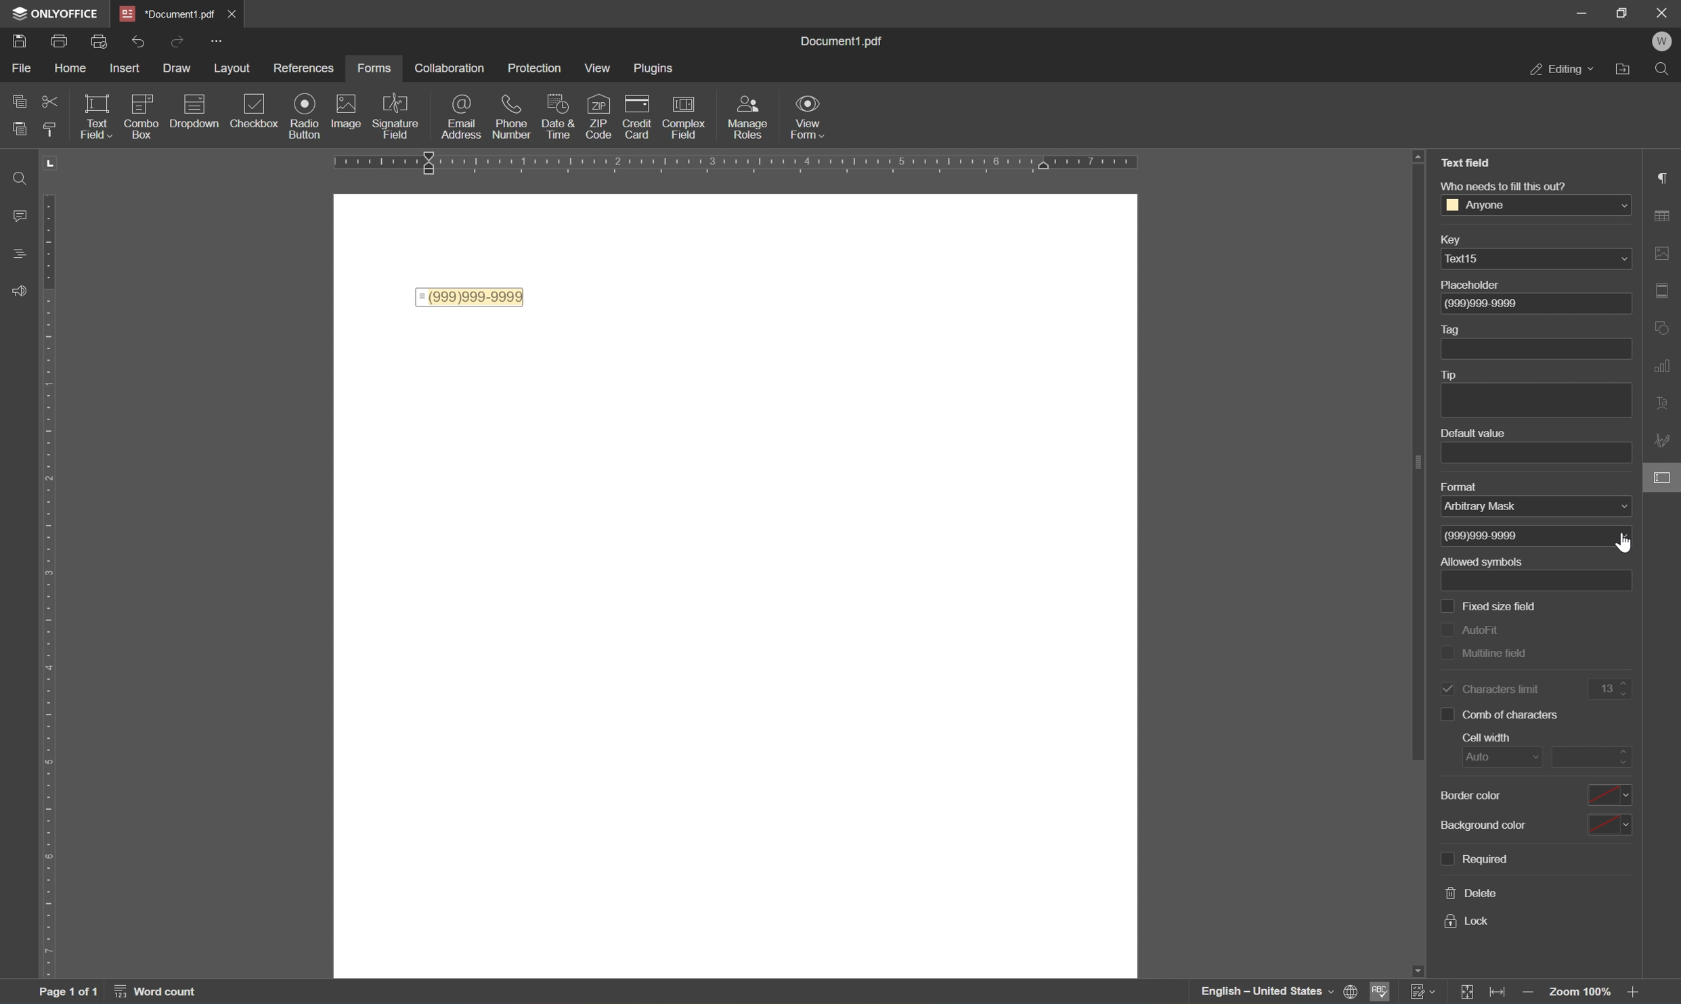  What do you see at coordinates (450, 68) in the screenshot?
I see `collaboration` at bounding box center [450, 68].